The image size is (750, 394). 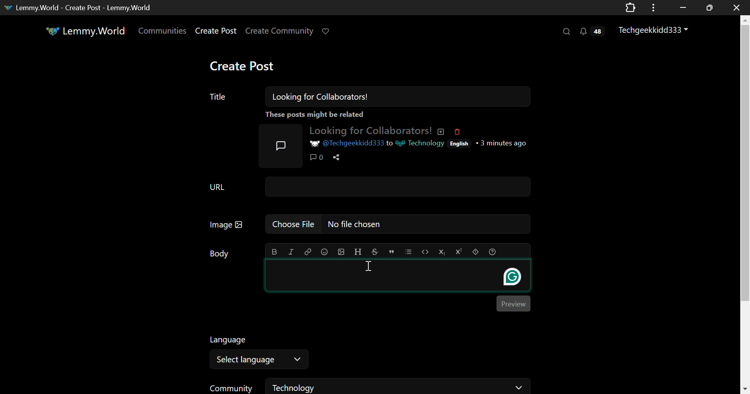 What do you see at coordinates (745, 204) in the screenshot?
I see `Vertical Scroll Bar` at bounding box center [745, 204].